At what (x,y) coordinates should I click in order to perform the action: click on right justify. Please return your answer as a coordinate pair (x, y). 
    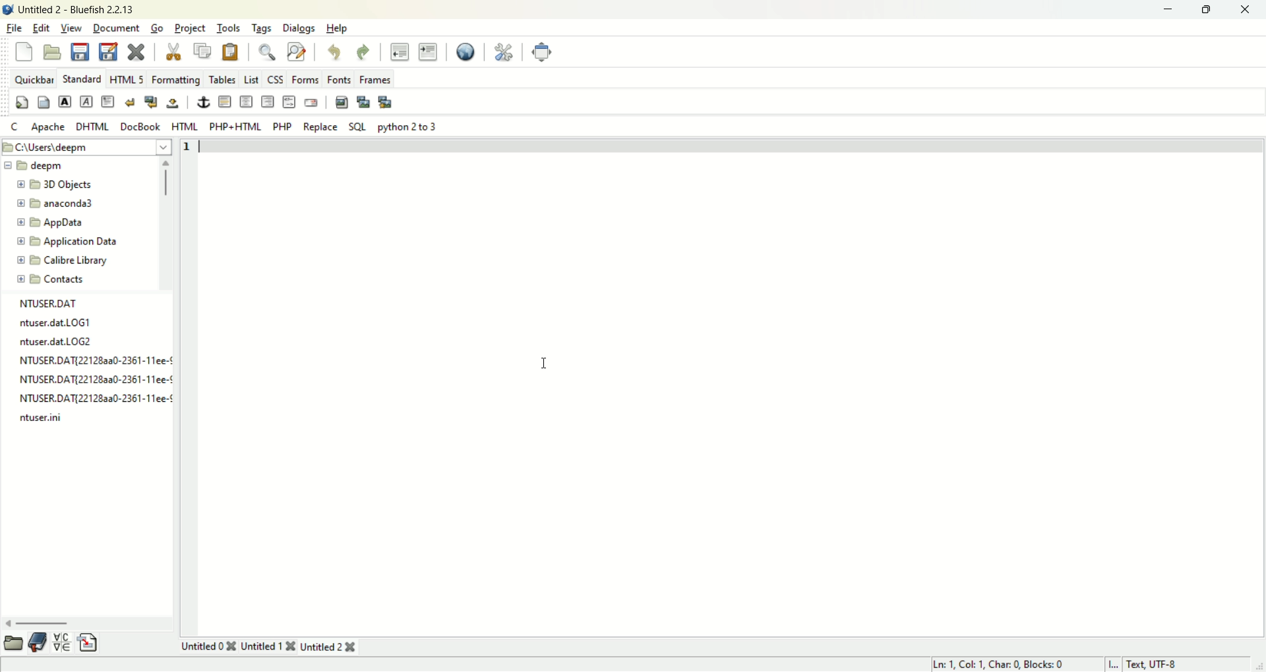
    Looking at the image, I should click on (267, 102).